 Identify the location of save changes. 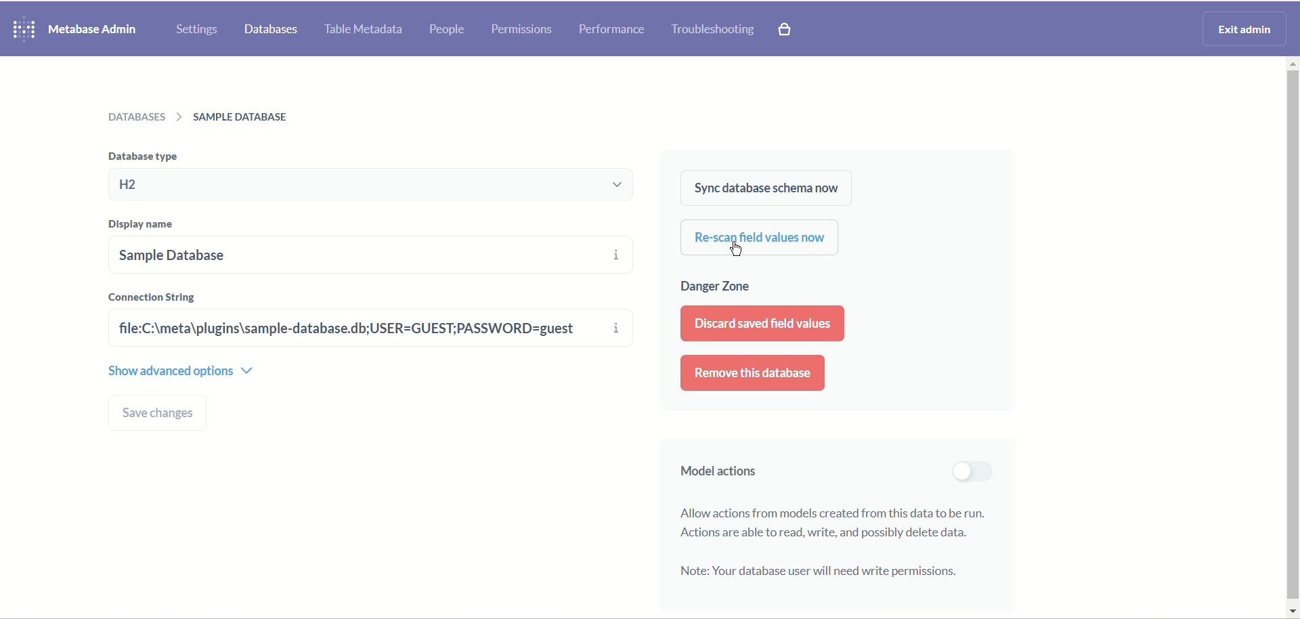
(160, 413).